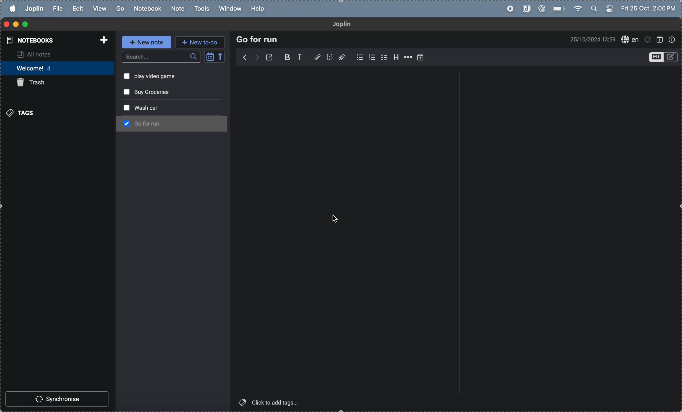  What do you see at coordinates (53, 68) in the screenshot?
I see `welcomes` at bounding box center [53, 68].